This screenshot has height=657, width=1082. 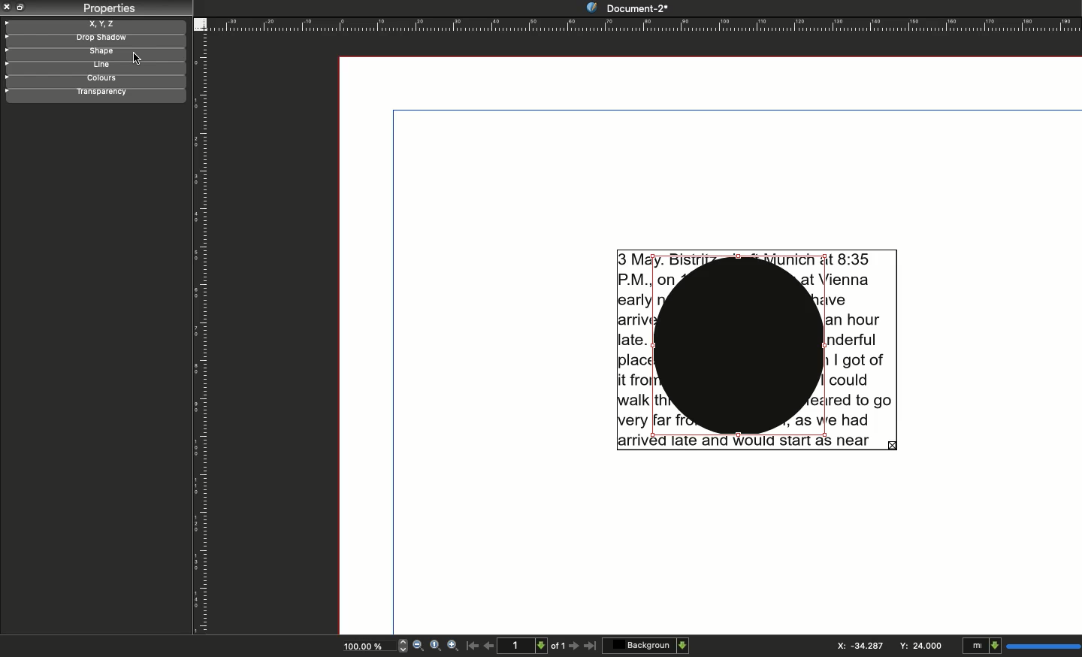 I want to click on Transparency, so click(x=110, y=94).